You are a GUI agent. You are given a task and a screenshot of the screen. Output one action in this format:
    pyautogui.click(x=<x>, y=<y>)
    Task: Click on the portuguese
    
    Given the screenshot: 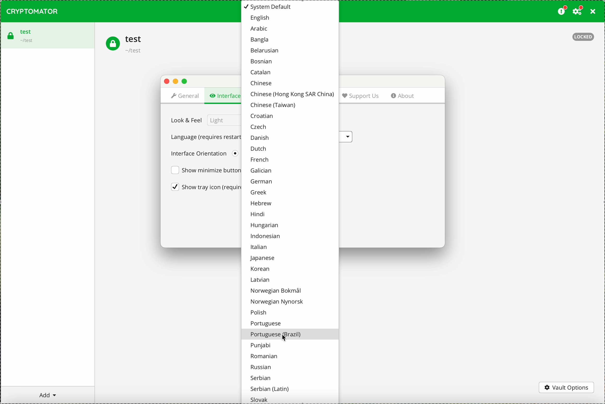 What is the action you would take?
    pyautogui.click(x=266, y=323)
    